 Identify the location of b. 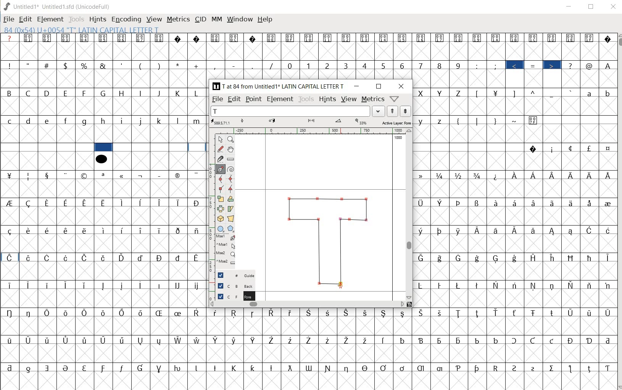
(606, 93).